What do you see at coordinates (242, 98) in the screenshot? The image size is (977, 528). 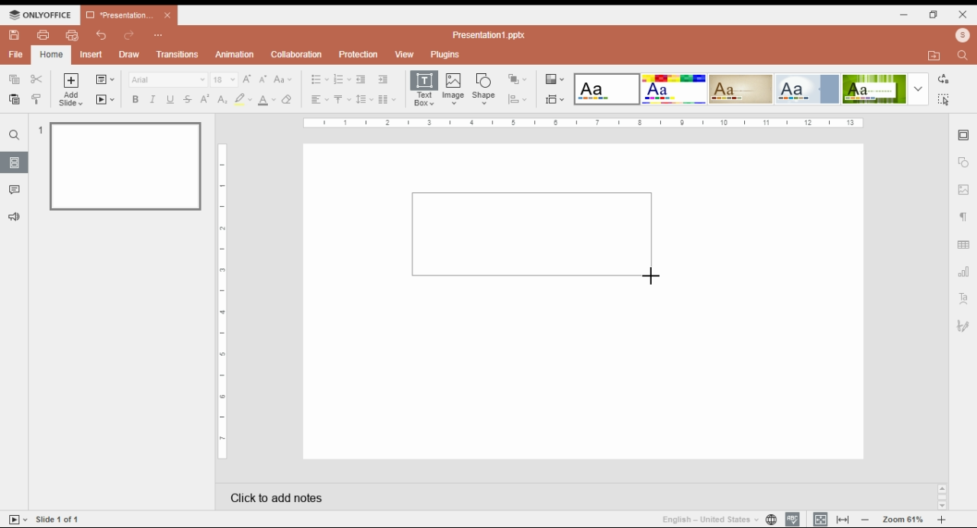 I see `highlight color` at bounding box center [242, 98].